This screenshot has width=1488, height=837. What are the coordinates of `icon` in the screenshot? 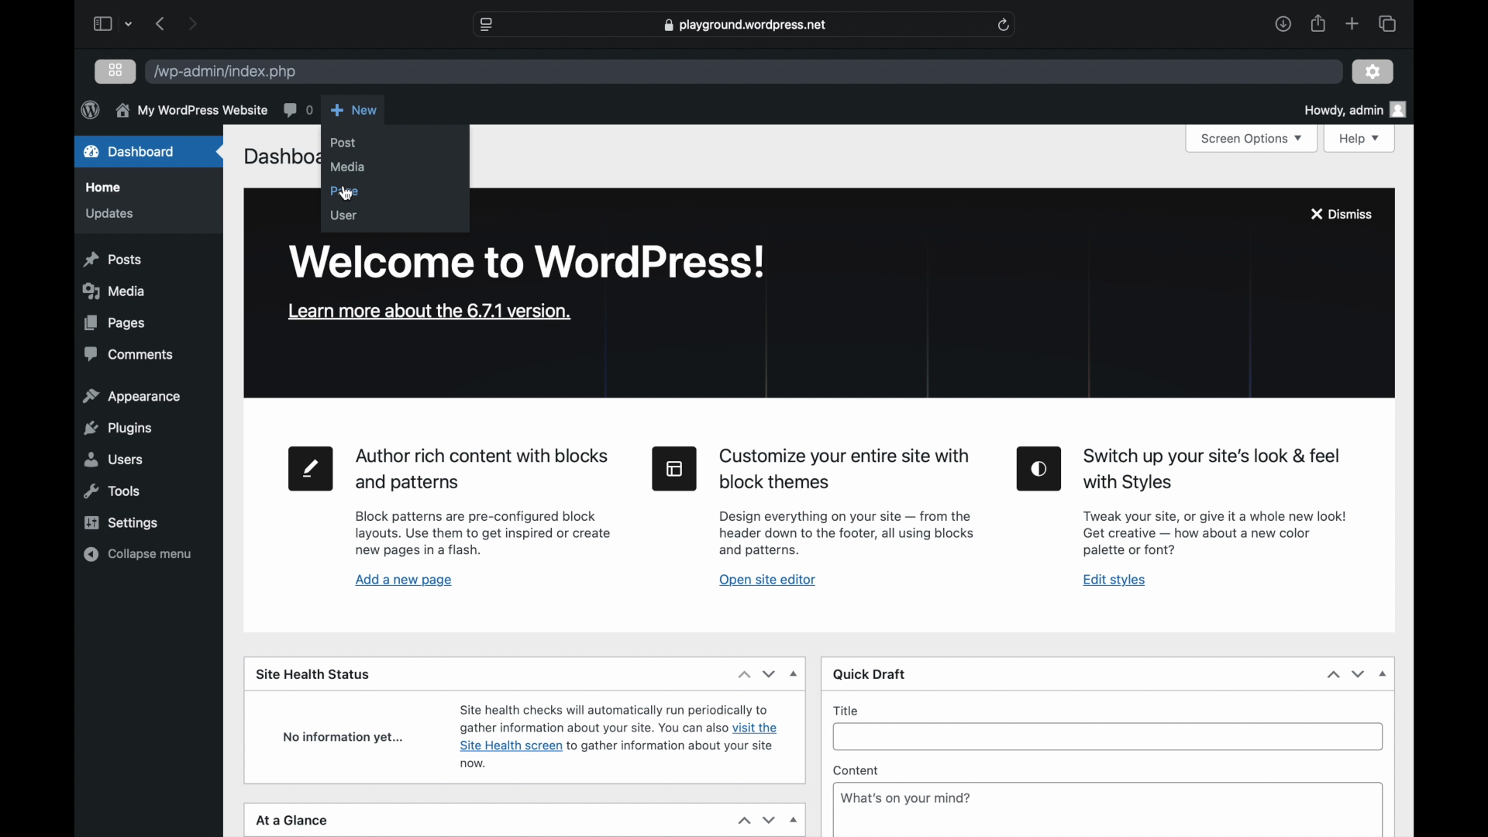 It's located at (674, 469).